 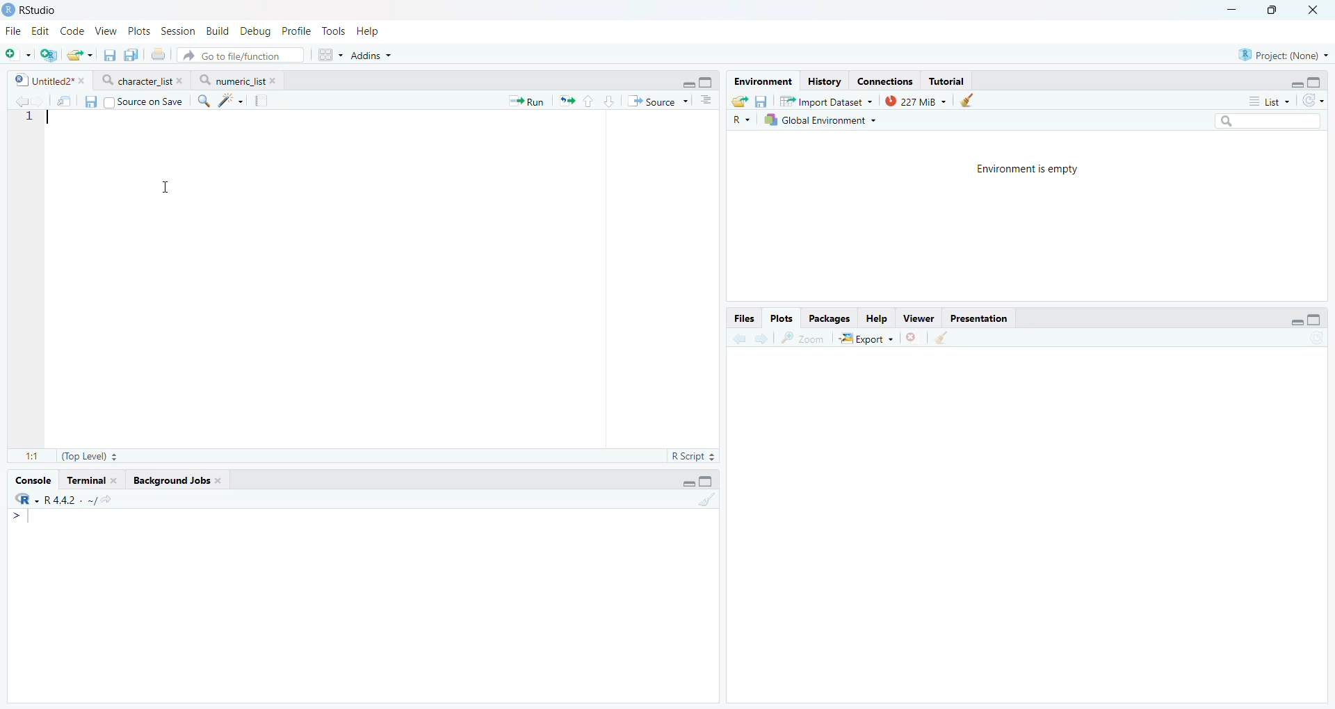 What do you see at coordinates (946, 81) in the screenshot?
I see `Tutorial` at bounding box center [946, 81].